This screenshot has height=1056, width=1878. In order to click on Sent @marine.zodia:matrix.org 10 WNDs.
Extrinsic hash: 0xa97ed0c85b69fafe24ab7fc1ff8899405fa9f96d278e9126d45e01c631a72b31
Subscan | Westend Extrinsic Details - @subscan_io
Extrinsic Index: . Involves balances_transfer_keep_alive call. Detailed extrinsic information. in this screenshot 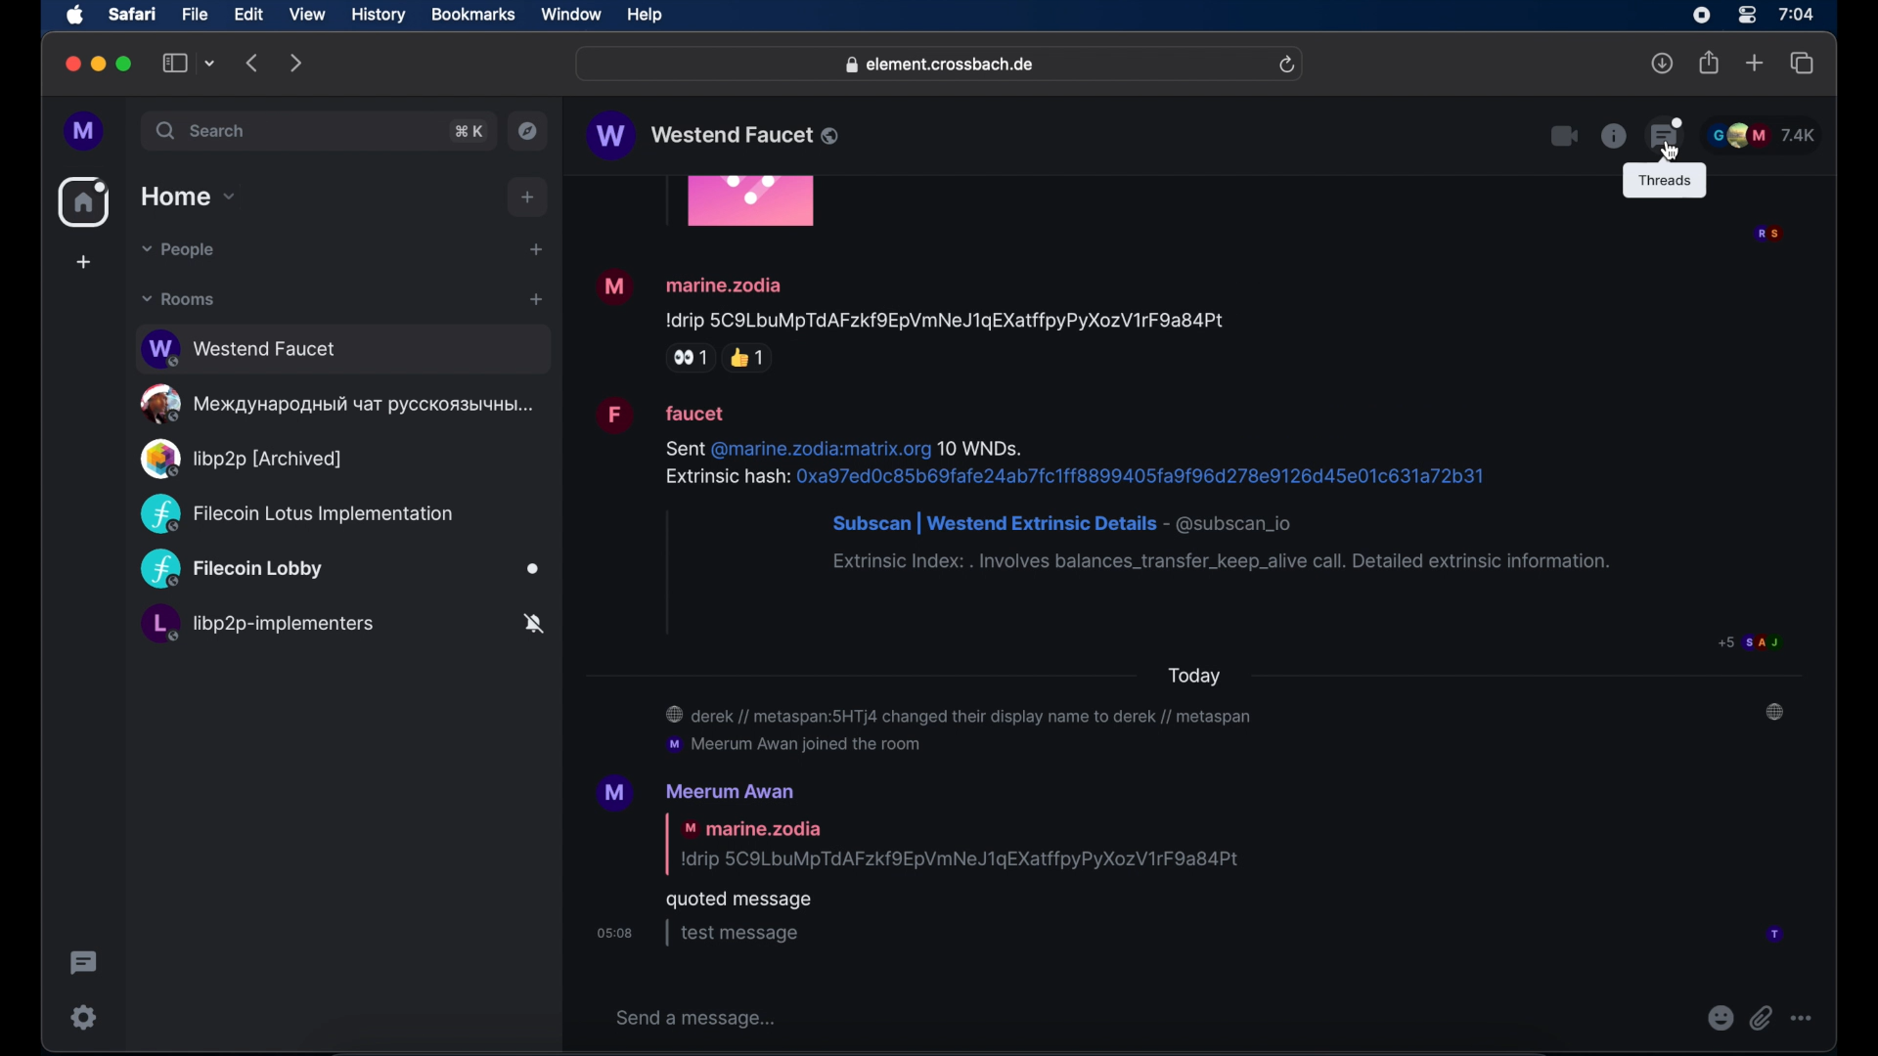, I will do `click(1155, 516)`.